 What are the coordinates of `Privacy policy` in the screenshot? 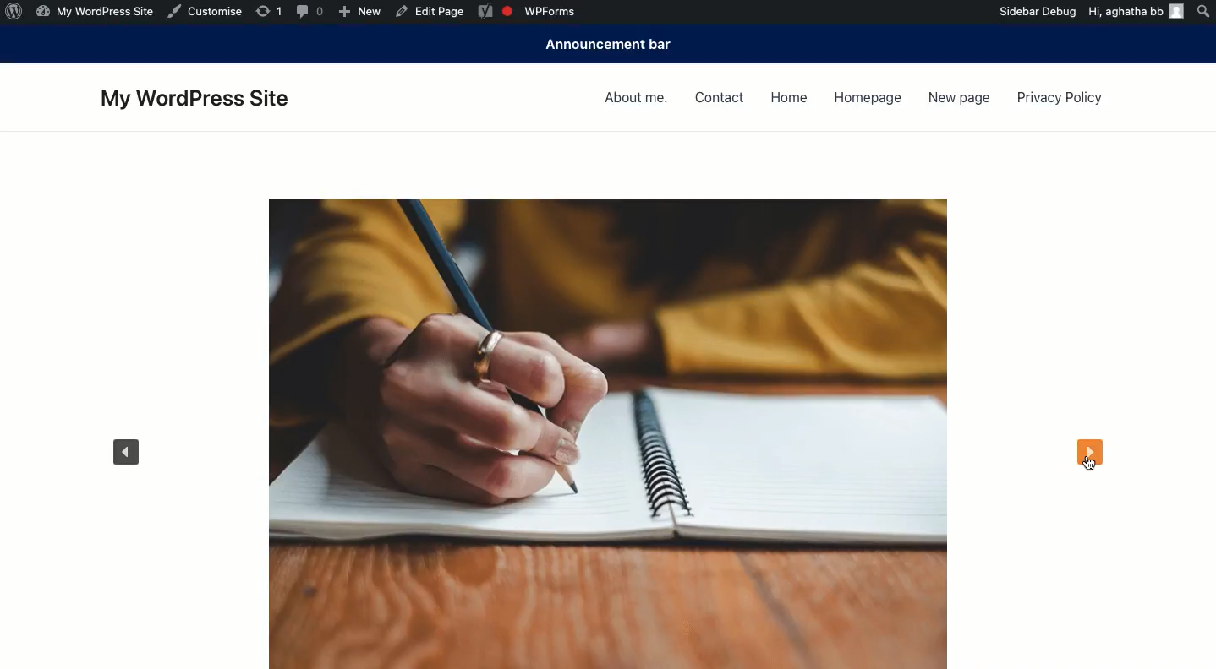 It's located at (1054, 99).